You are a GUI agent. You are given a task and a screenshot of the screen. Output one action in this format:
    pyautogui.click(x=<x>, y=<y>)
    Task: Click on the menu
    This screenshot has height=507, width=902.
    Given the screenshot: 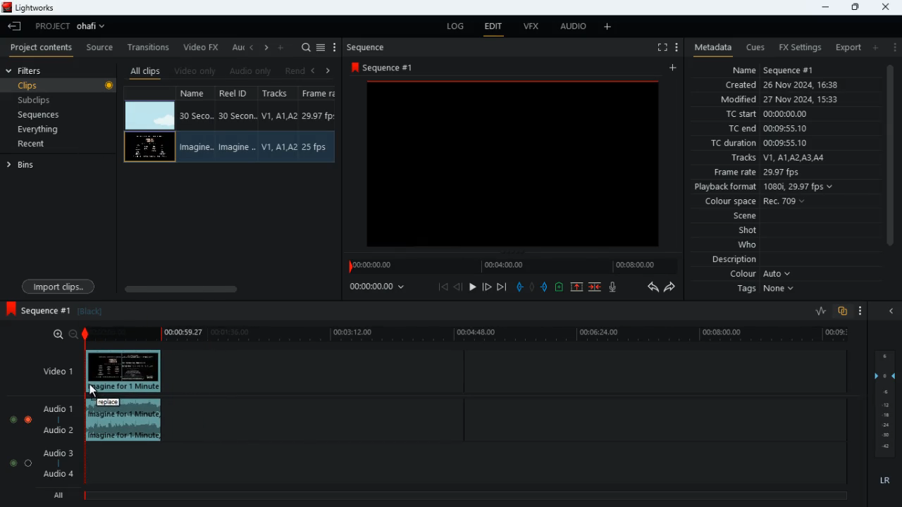 What is the action you would take?
    pyautogui.click(x=322, y=46)
    